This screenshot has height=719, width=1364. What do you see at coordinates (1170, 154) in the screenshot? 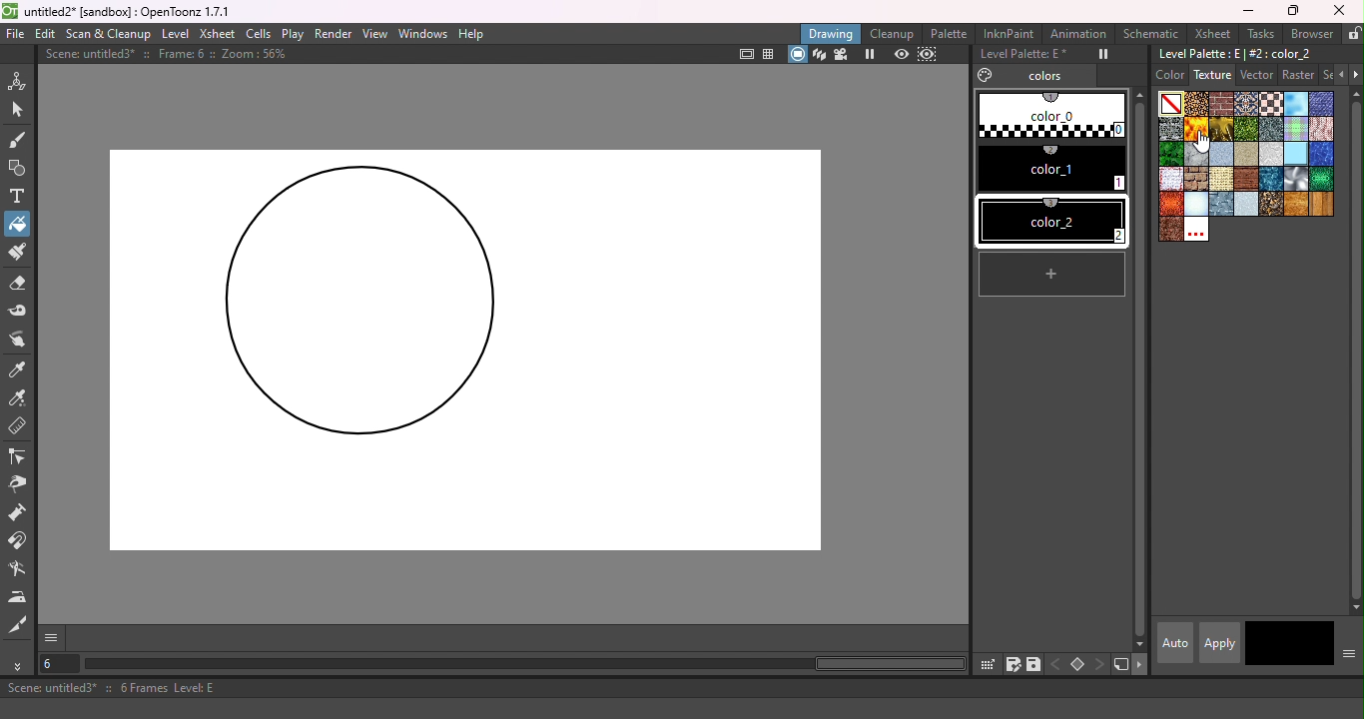
I see `leaves.bmp` at bounding box center [1170, 154].